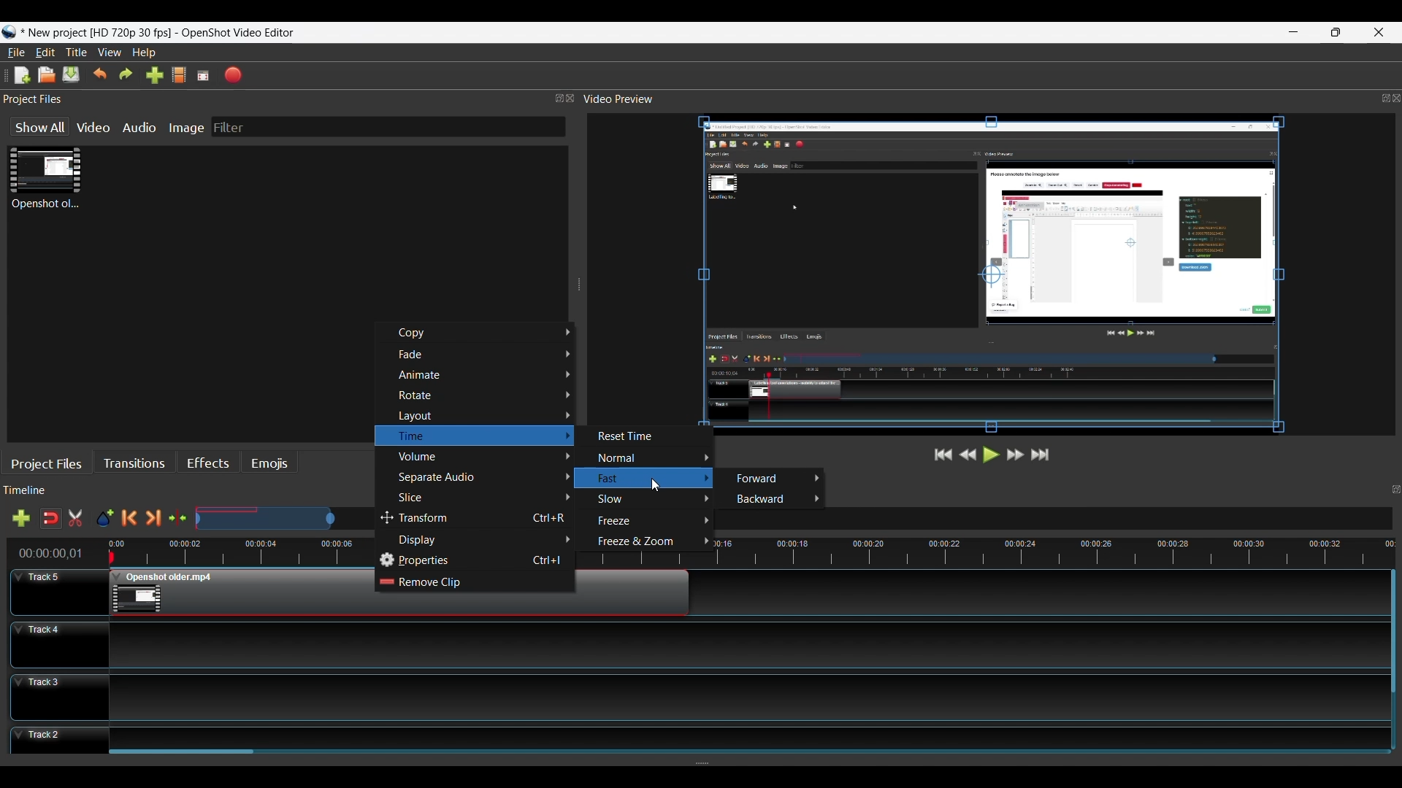 The image size is (1402, 788). What do you see at coordinates (204, 75) in the screenshot?
I see `Fullscreen` at bounding box center [204, 75].